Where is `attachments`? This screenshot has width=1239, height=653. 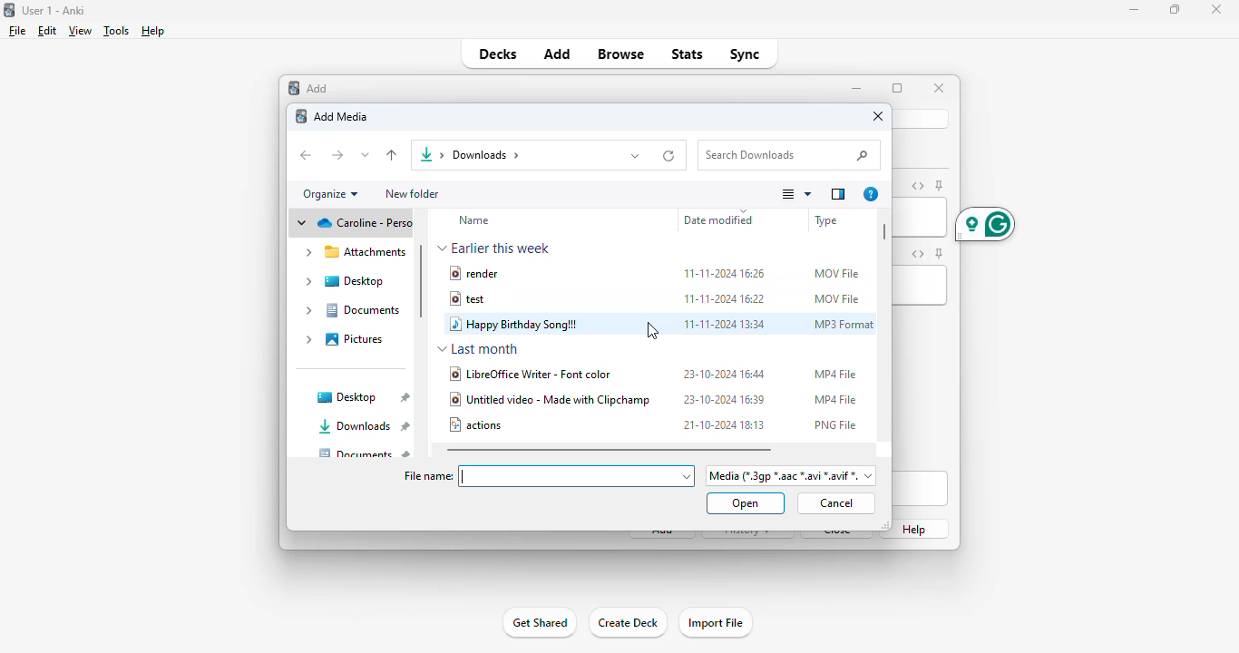
attachments is located at coordinates (353, 251).